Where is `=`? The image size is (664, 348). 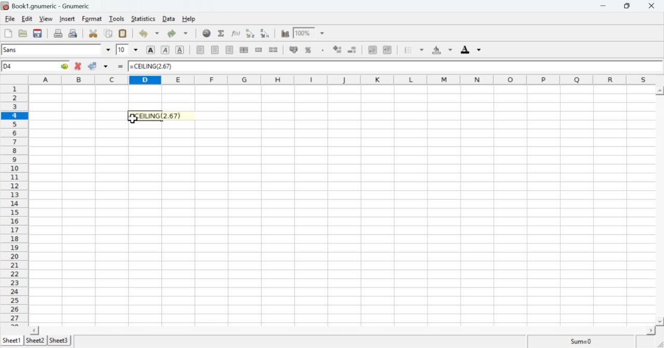 = is located at coordinates (120, 67).